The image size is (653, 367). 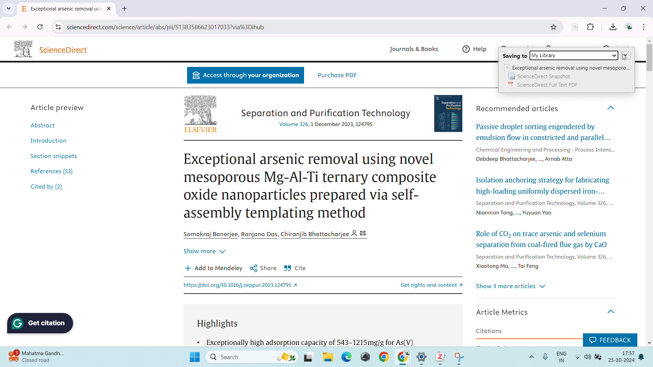 I want to click on Share, so click(x=263, y=268).